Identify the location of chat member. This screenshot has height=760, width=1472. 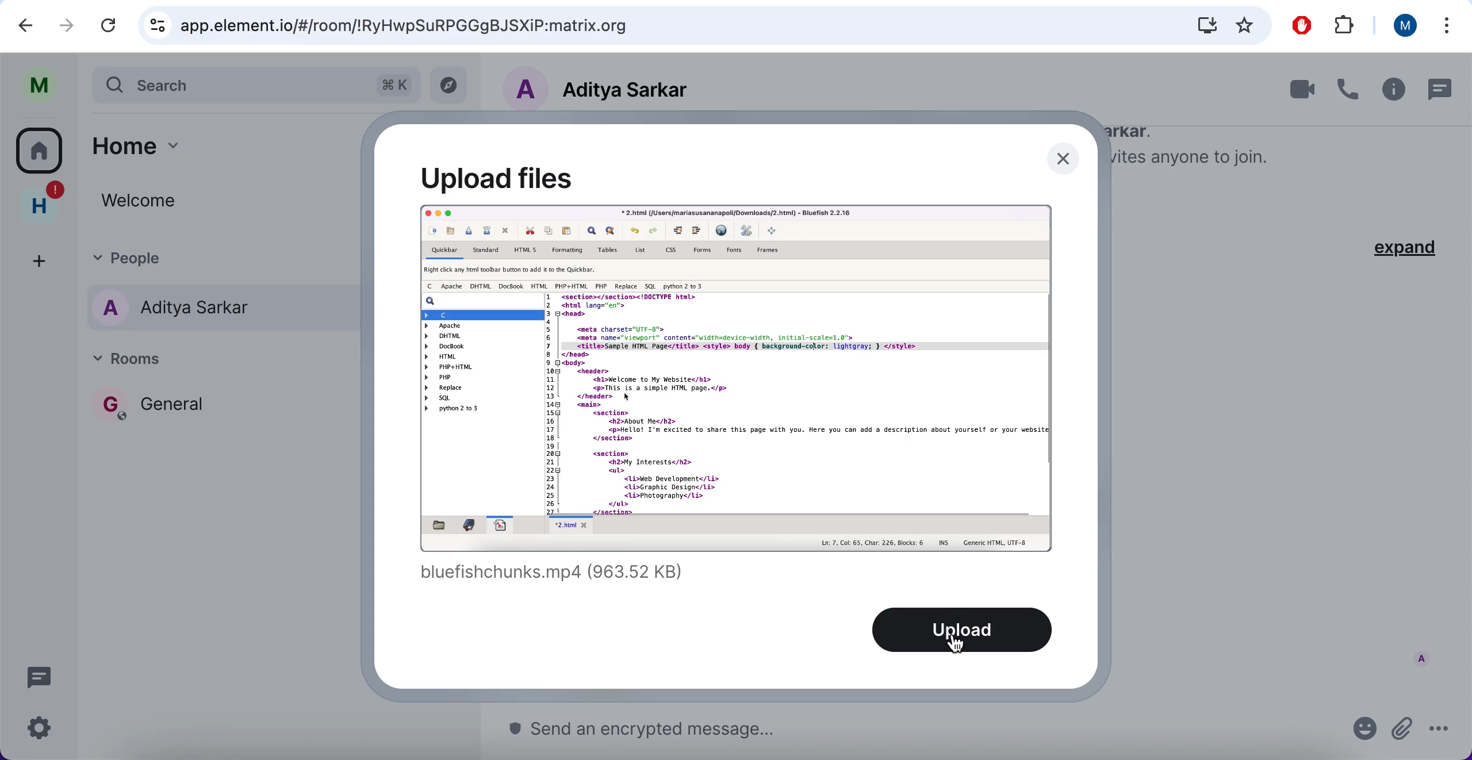
(642, 88).